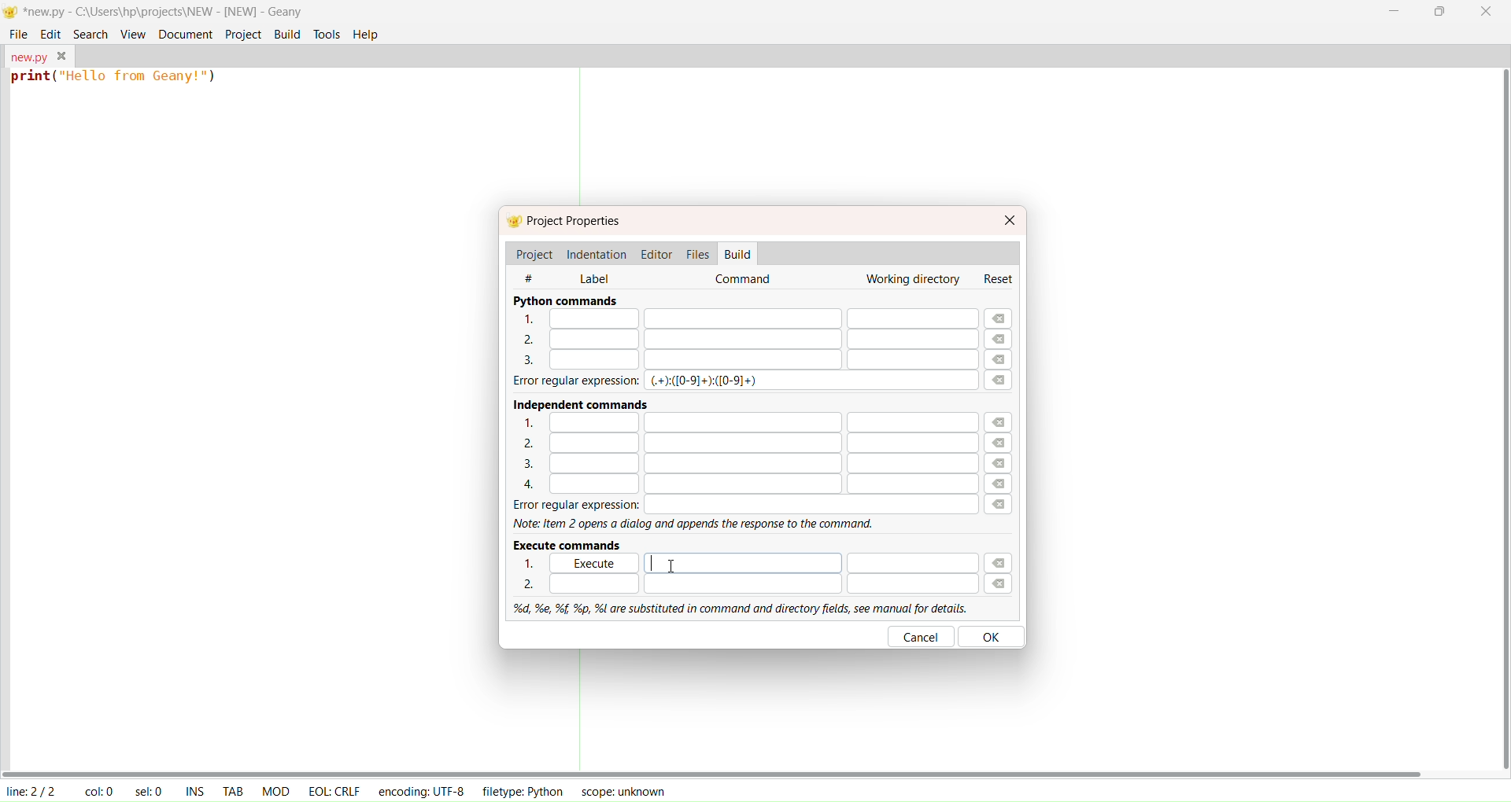 This screenshot has height=802, width=1511. What do you see at coordinates (737, 485) in the screenshot?
I see `4.` at bounding box center [737, 485].